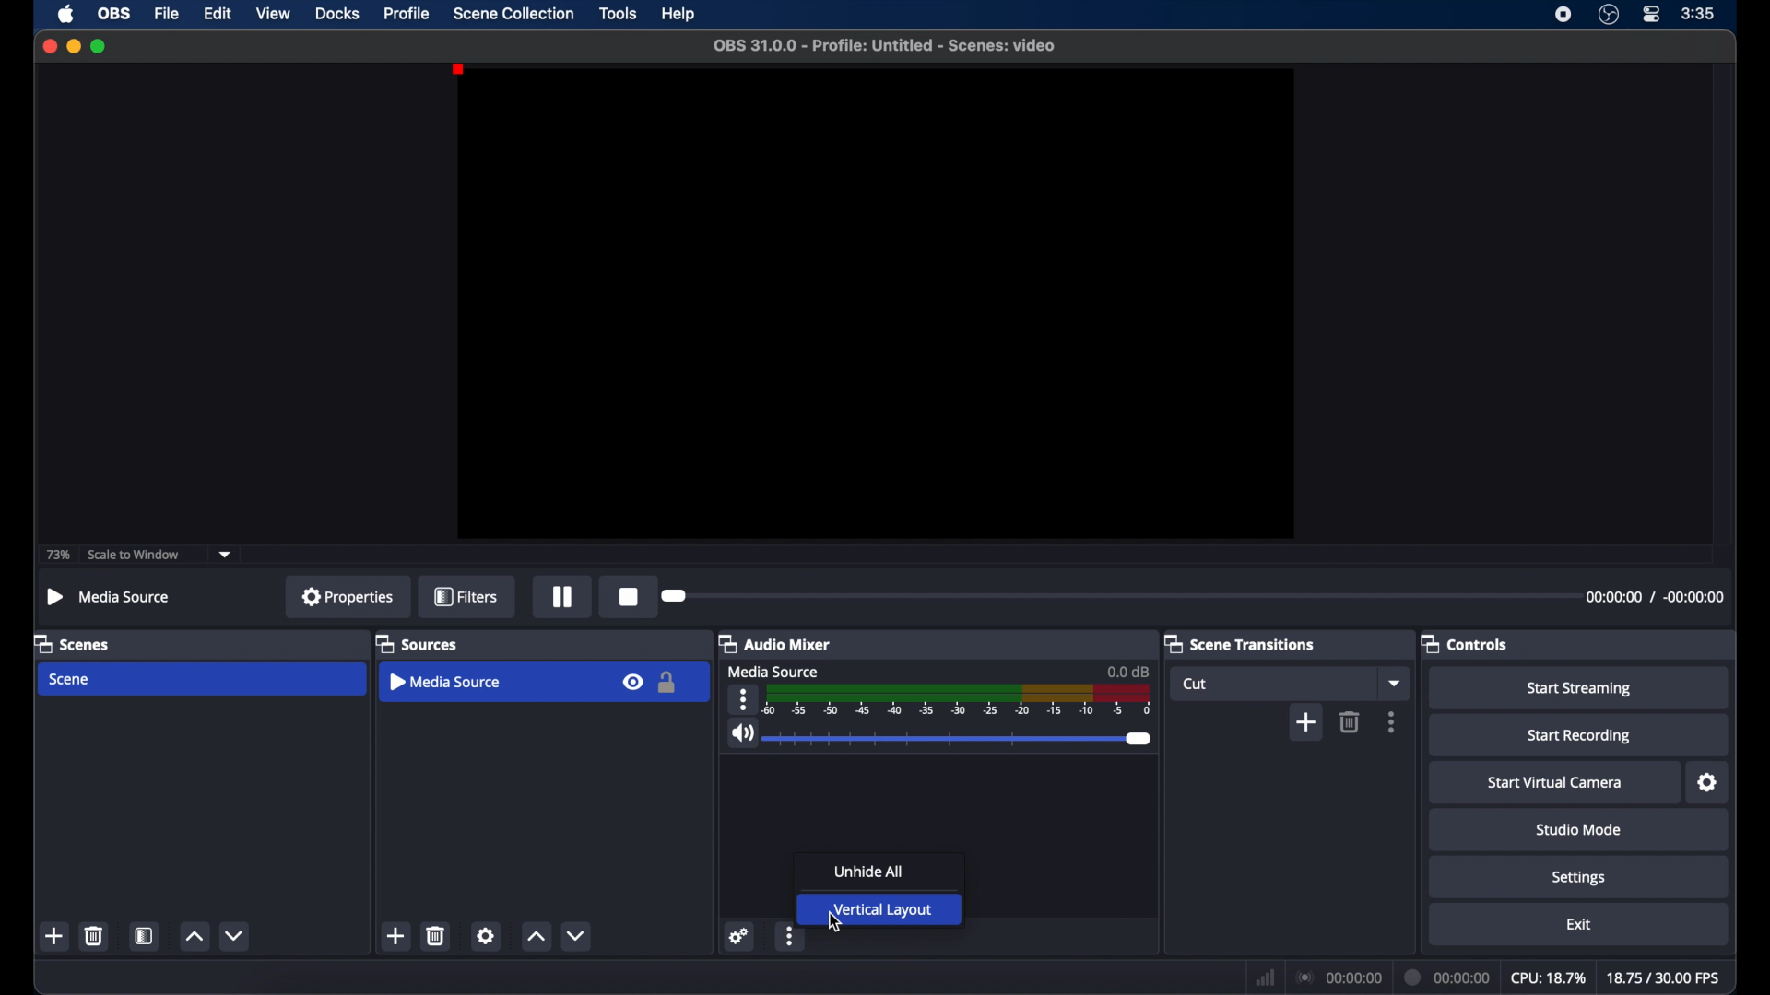  What do you see at coordinates (1239, 643) in the screenshot?
I see `scene transitions` at bounding box center [1239, 643].